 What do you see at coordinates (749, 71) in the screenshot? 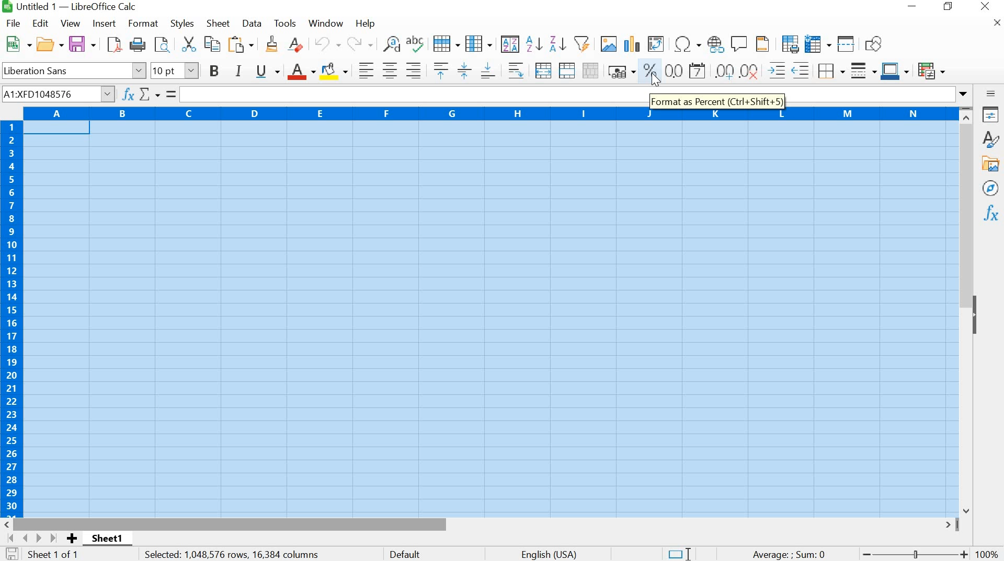
I see `Delete Decimal Place` at bounding box center [749, 71].